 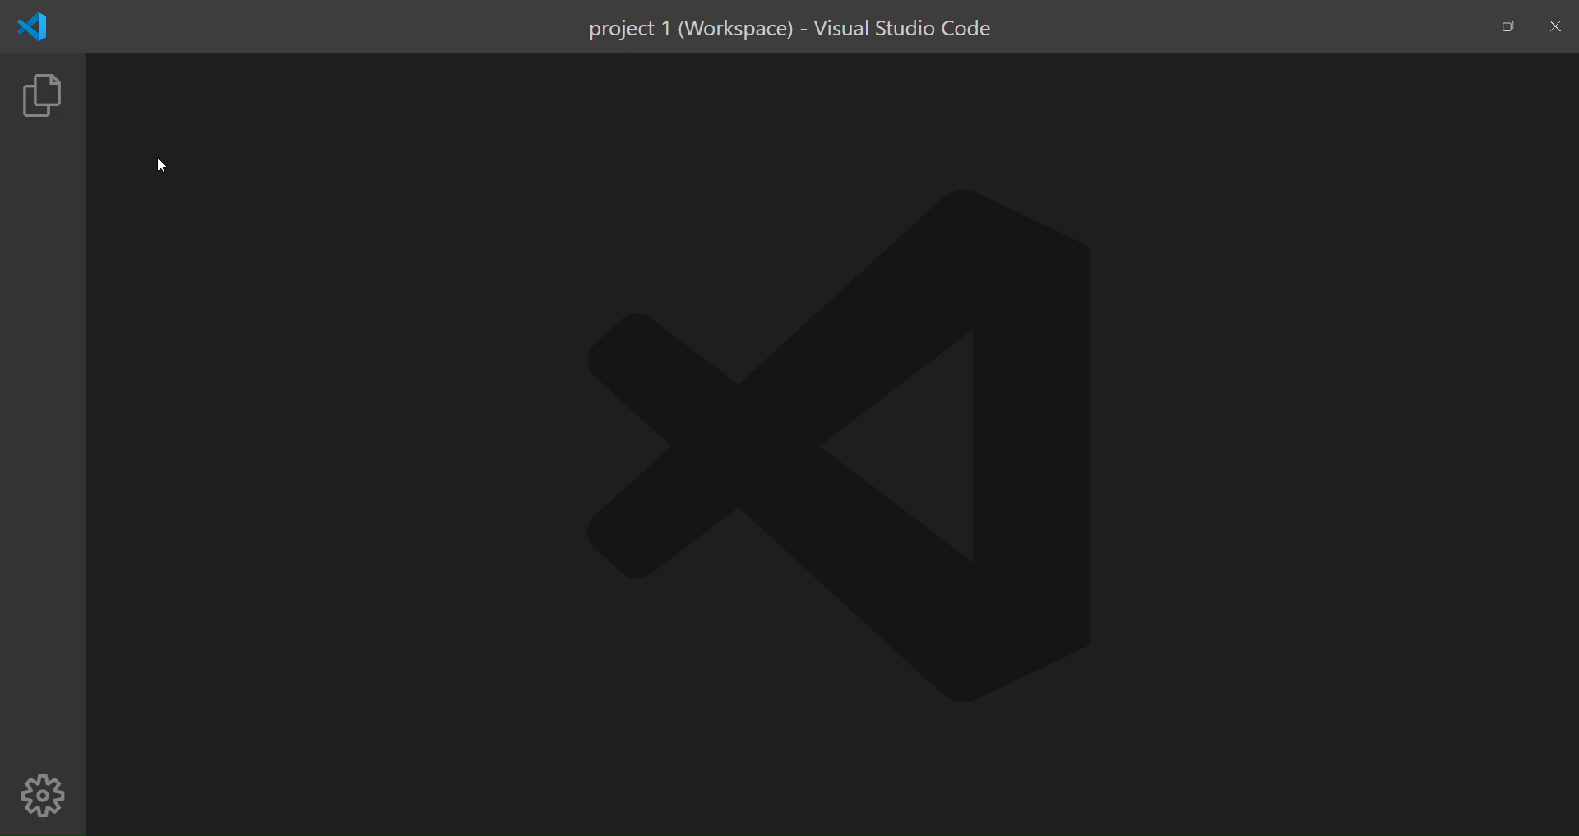 What do you see at coordinates (1463, 26) in the screenshot?
I see `minimize` at bounding box center [1463, 26].